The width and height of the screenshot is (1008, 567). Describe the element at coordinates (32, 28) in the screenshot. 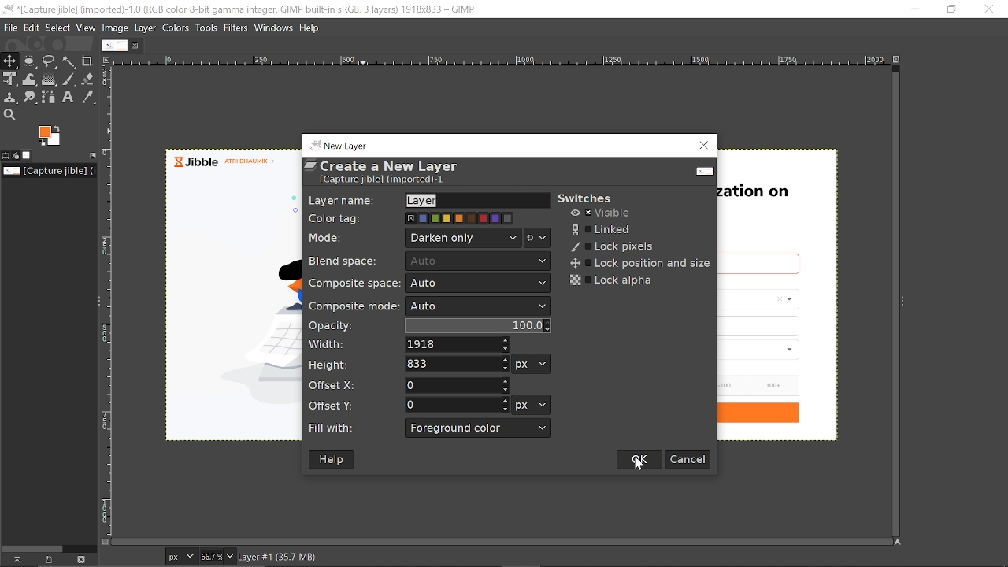

I see `Edit` at that location.